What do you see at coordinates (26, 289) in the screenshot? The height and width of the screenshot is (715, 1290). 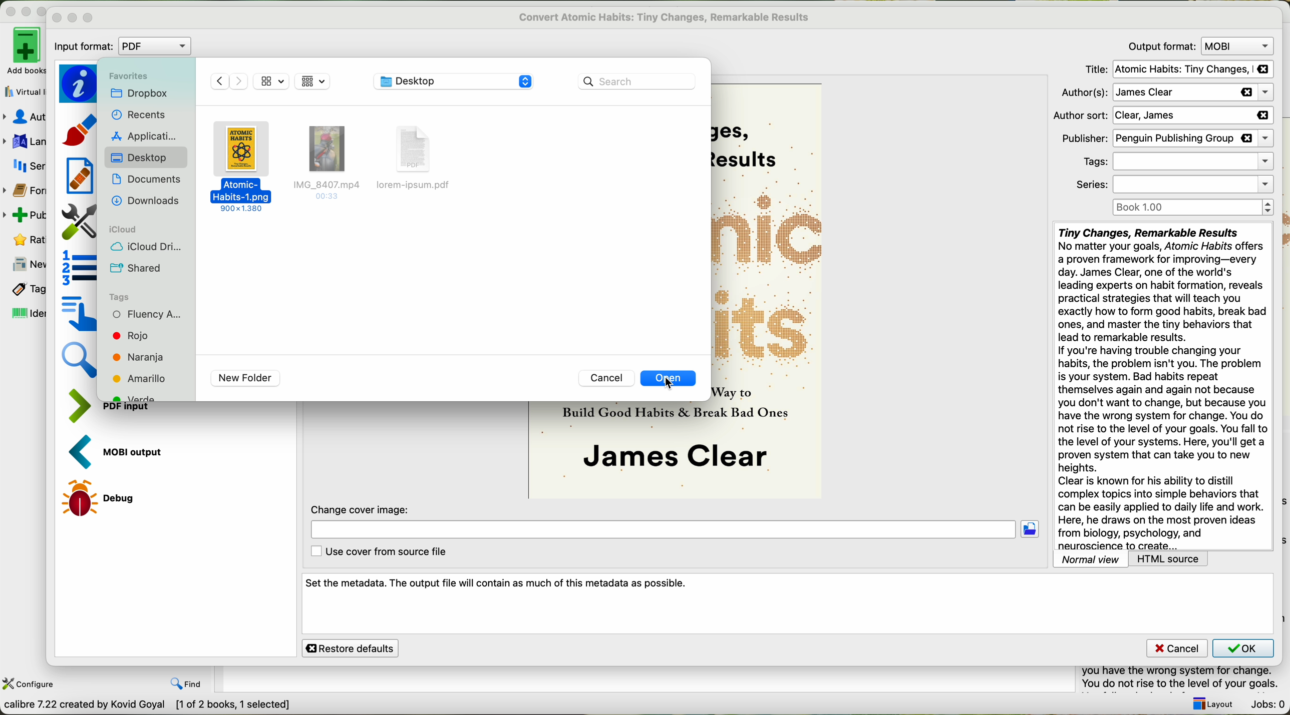 I see `tags` at bounding box center [26, 289].